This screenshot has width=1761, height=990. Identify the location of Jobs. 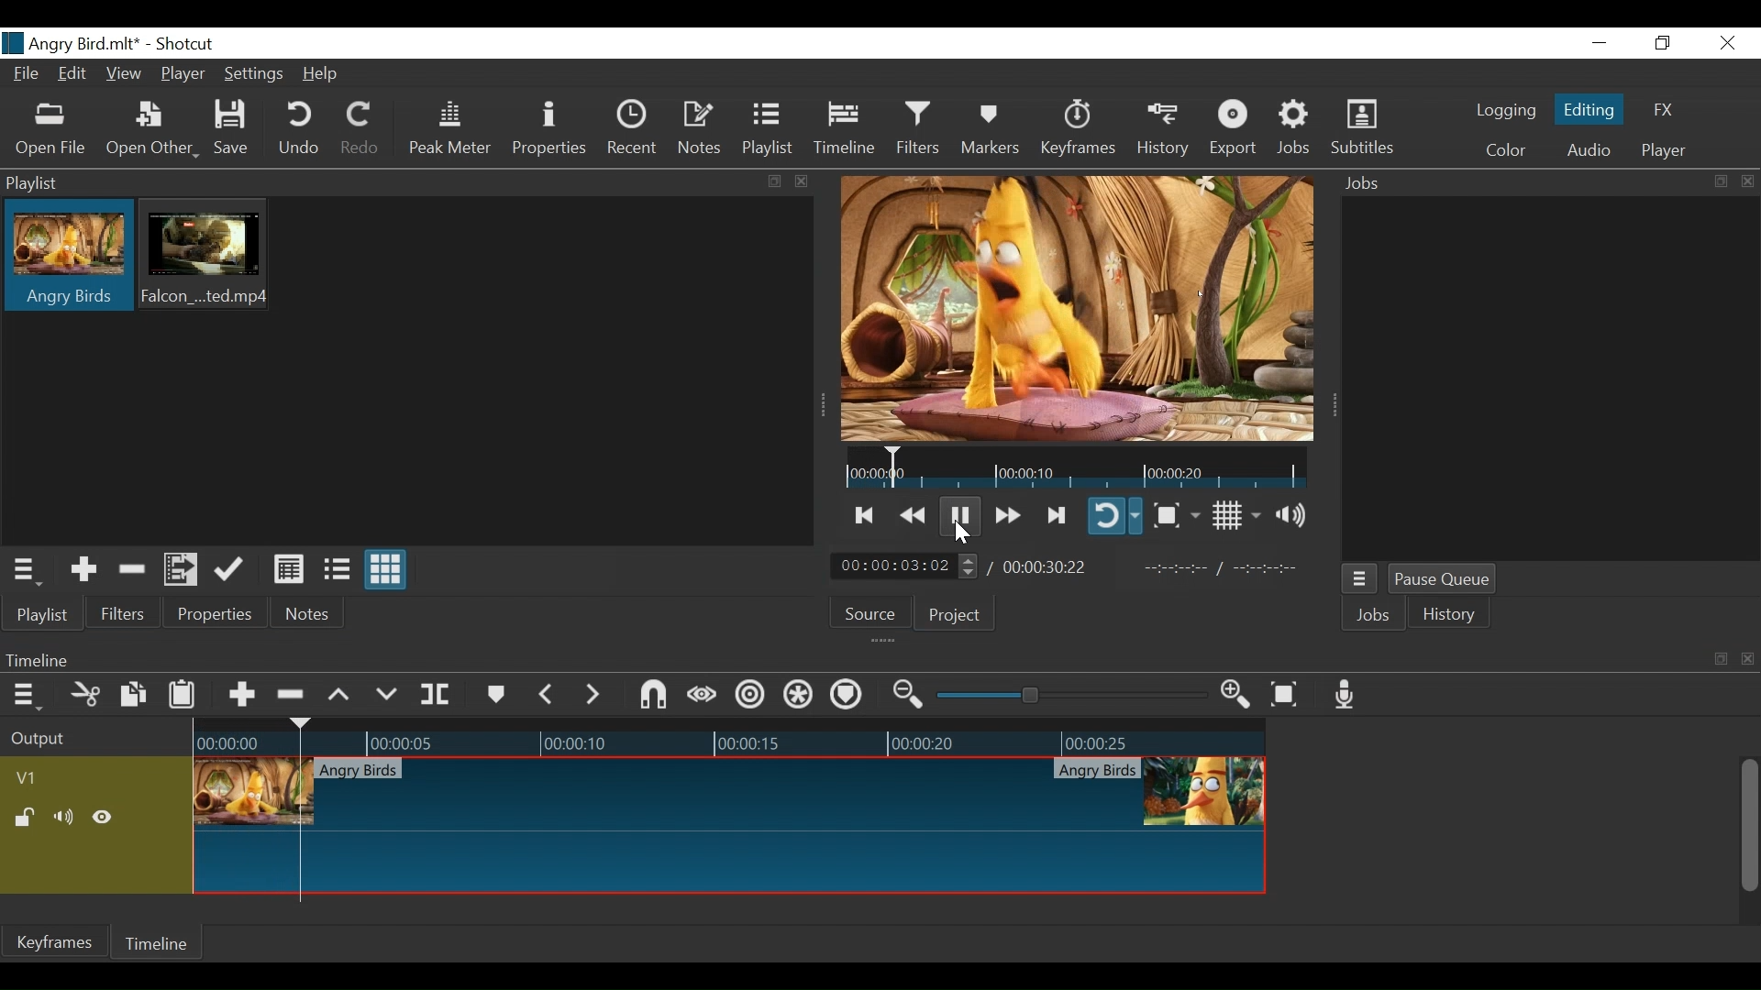
(1296, 130).